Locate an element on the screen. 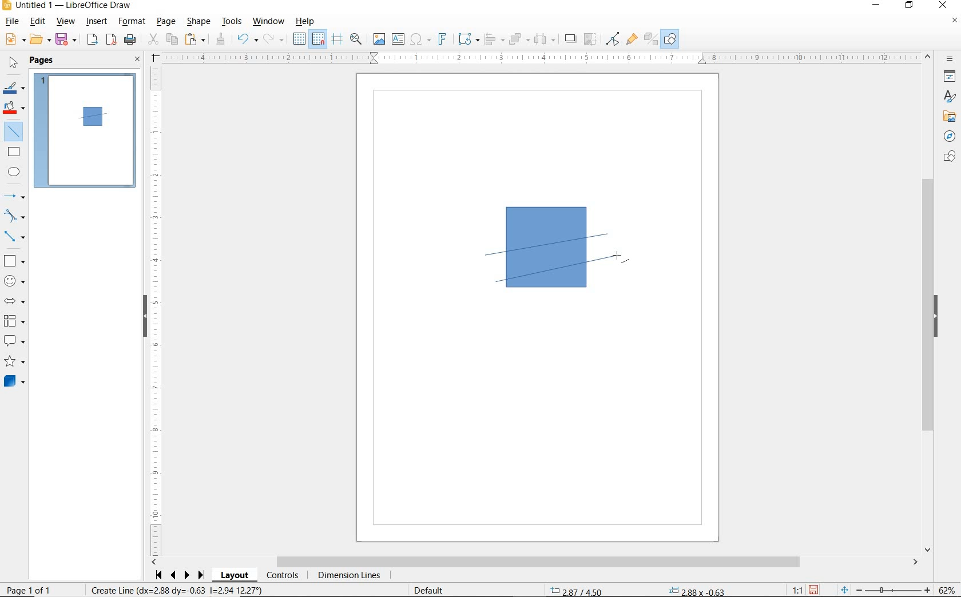  TRANSFORMATIONS is located at coordinates (467, 39).